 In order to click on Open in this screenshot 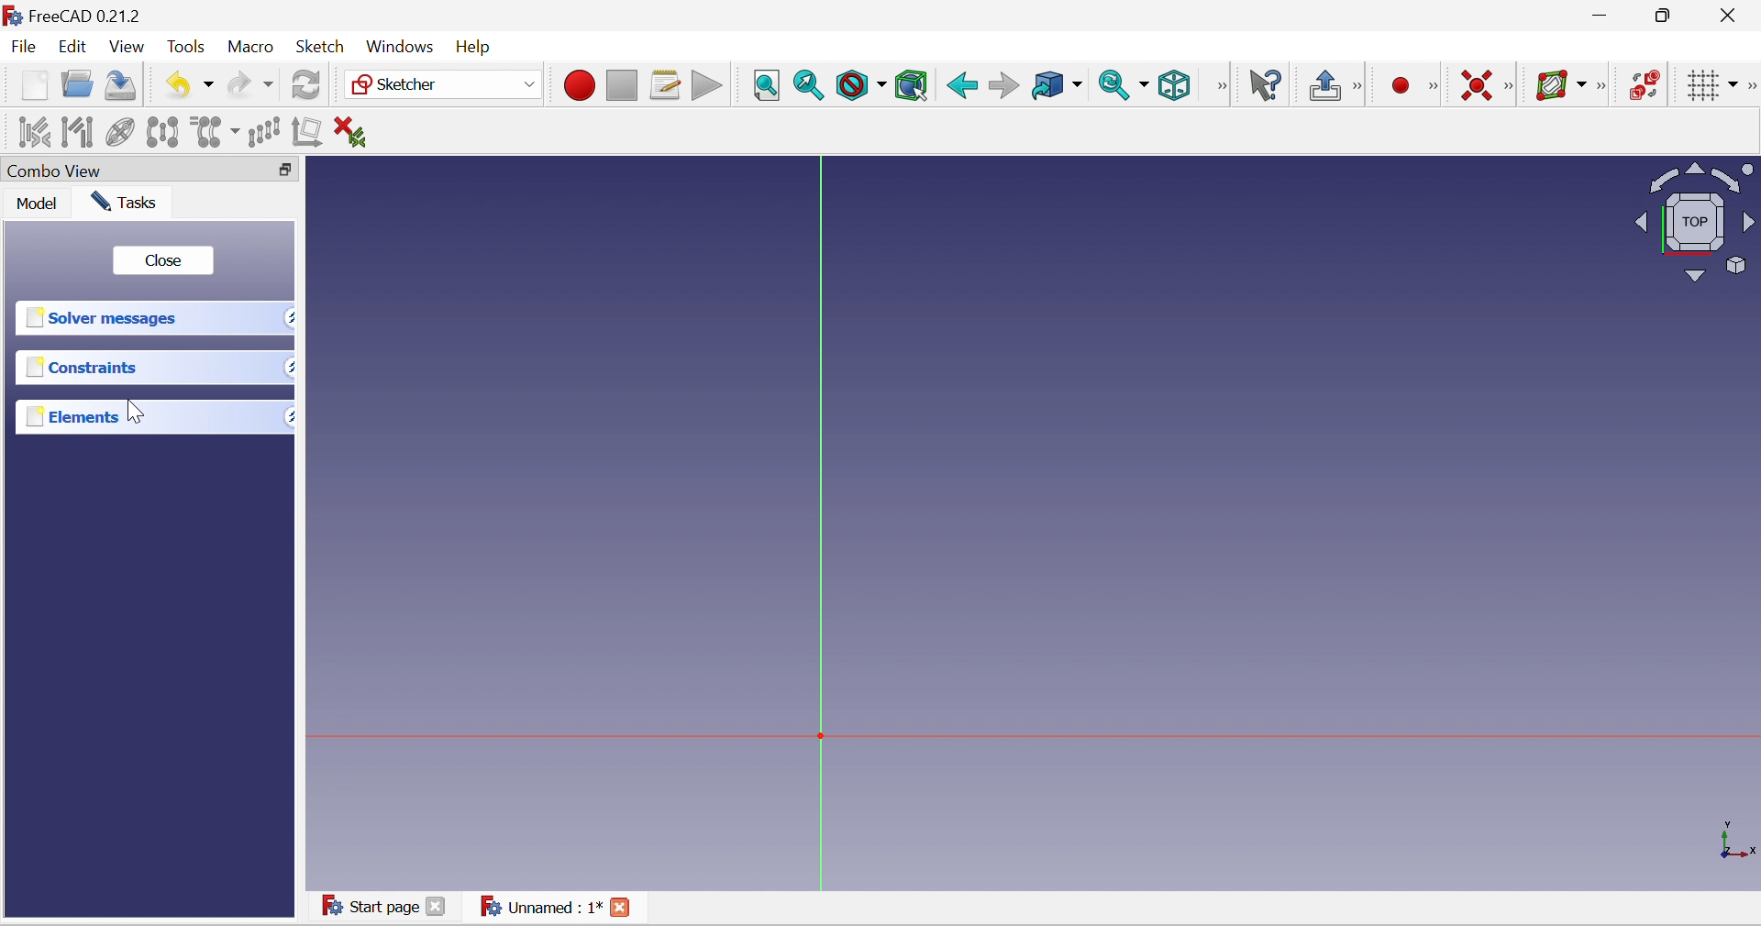, I will do `click(74, 83)`.